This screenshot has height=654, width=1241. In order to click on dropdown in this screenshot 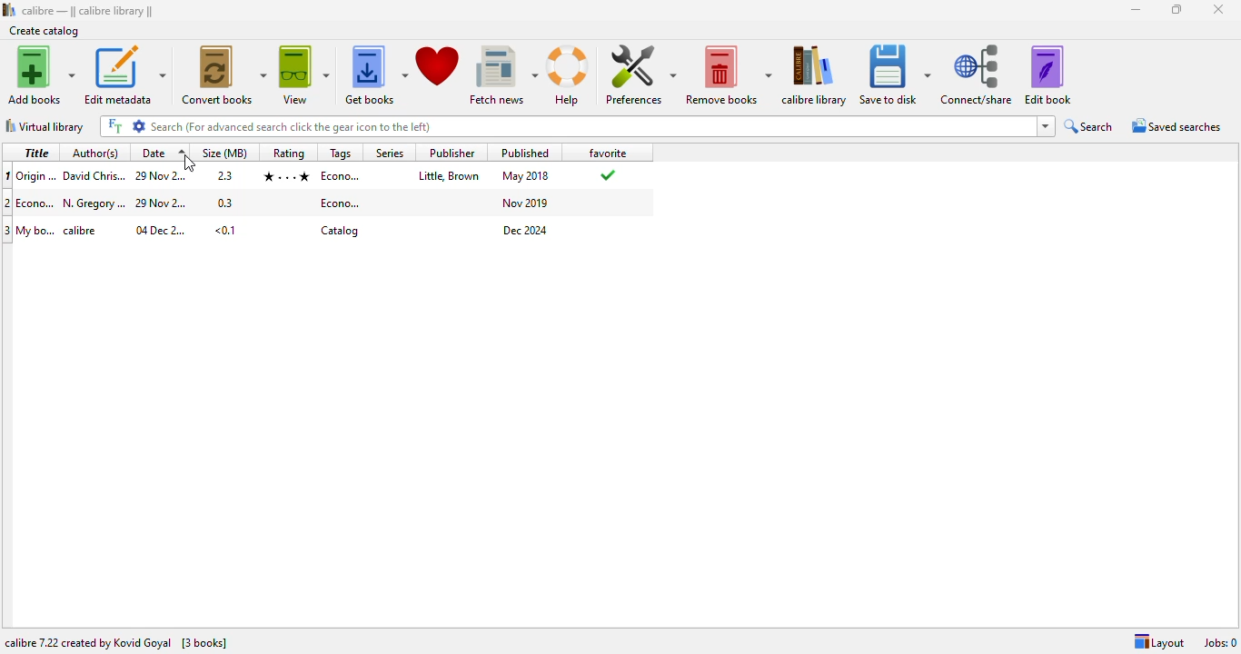, I will do `click(1046, 126)`.